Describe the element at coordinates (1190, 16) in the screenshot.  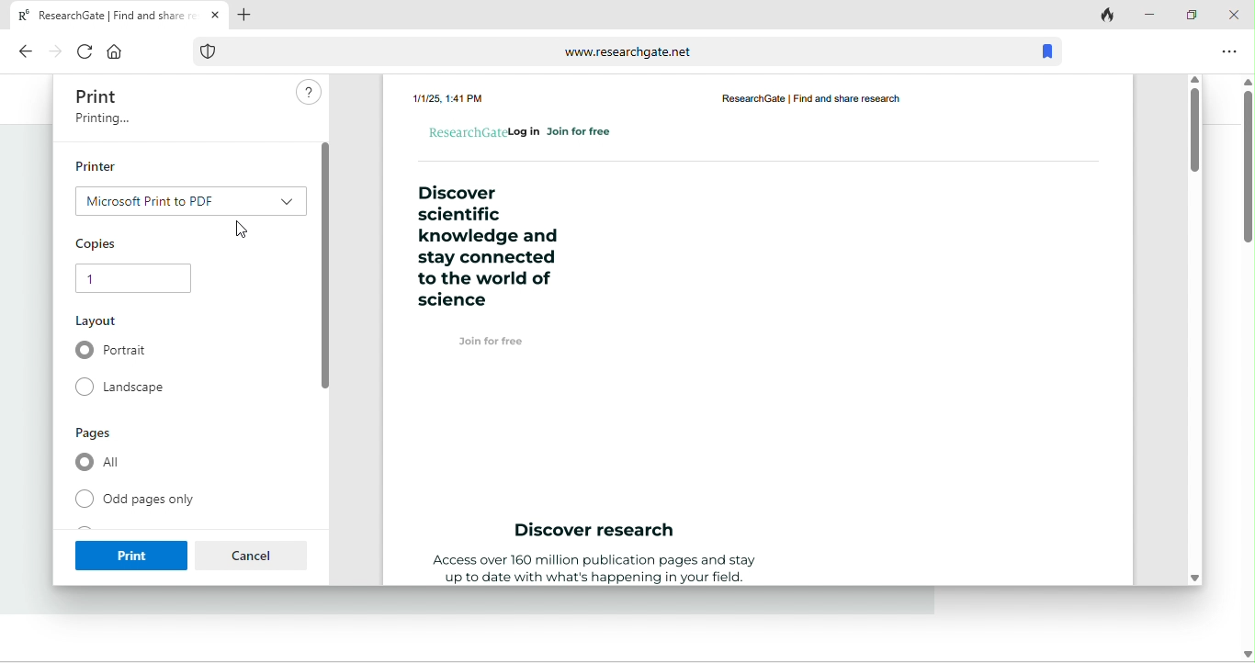
I see `maximize` at that location.